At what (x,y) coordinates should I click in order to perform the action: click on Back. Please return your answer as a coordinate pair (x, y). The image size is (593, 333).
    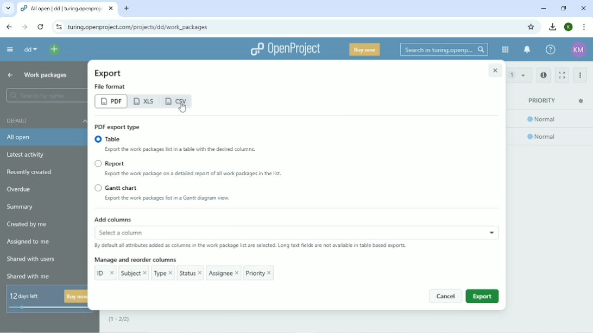
    Looking at the image, I should click on (9, 27).